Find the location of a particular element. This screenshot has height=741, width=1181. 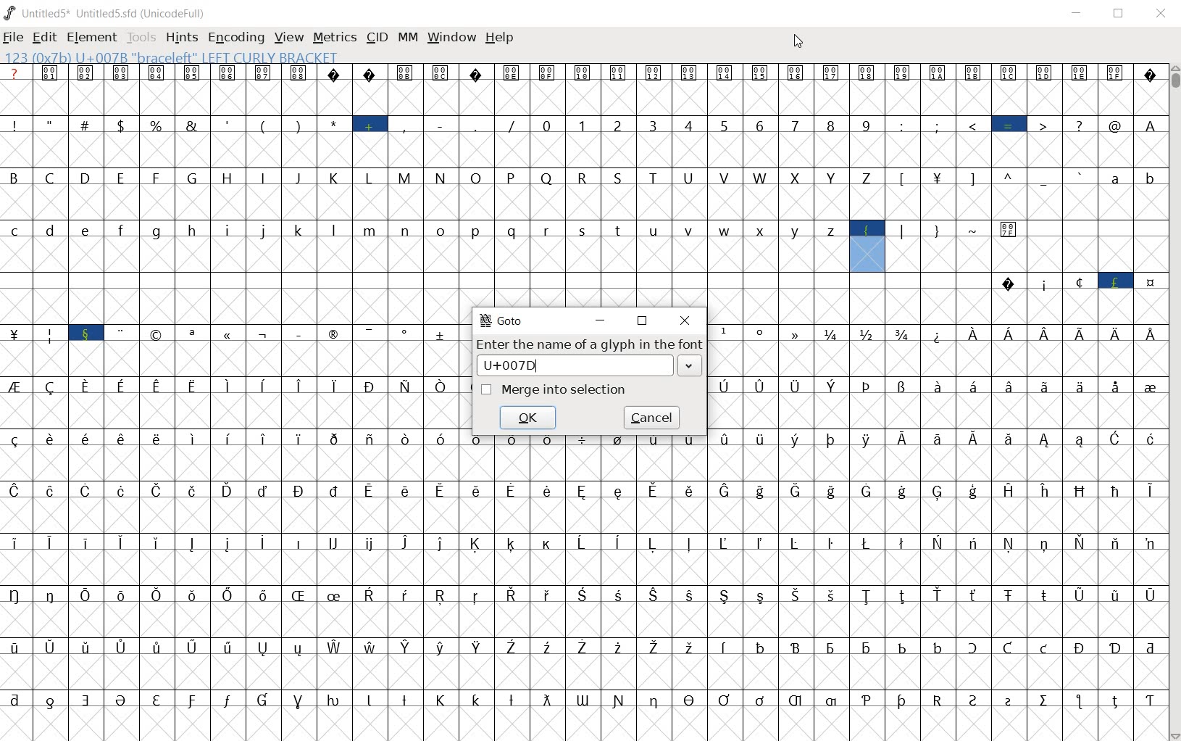

ELEMENT is located at coordinates (91, 38).